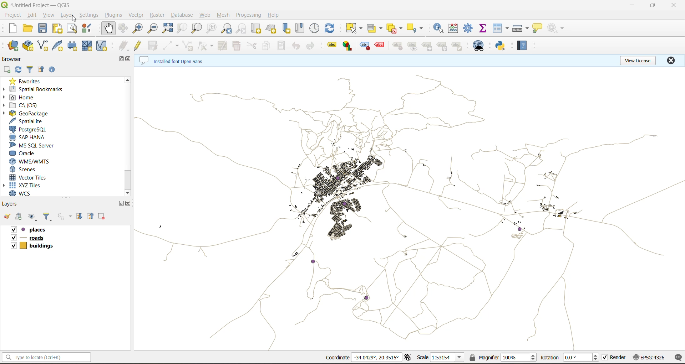 The image size is (685, 364). I want to click on zoom selection, so click(182, 29).